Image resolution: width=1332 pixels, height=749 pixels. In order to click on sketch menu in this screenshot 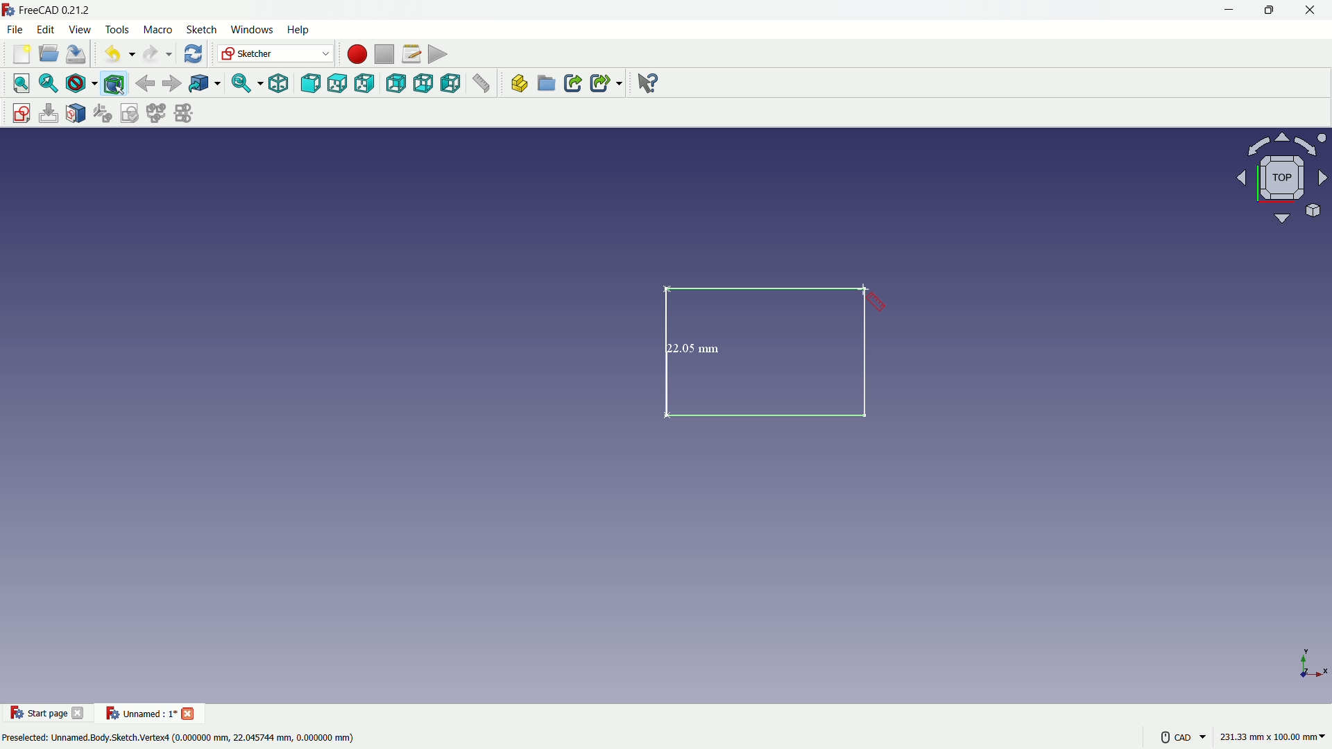, I will do `click(201, 30)`.